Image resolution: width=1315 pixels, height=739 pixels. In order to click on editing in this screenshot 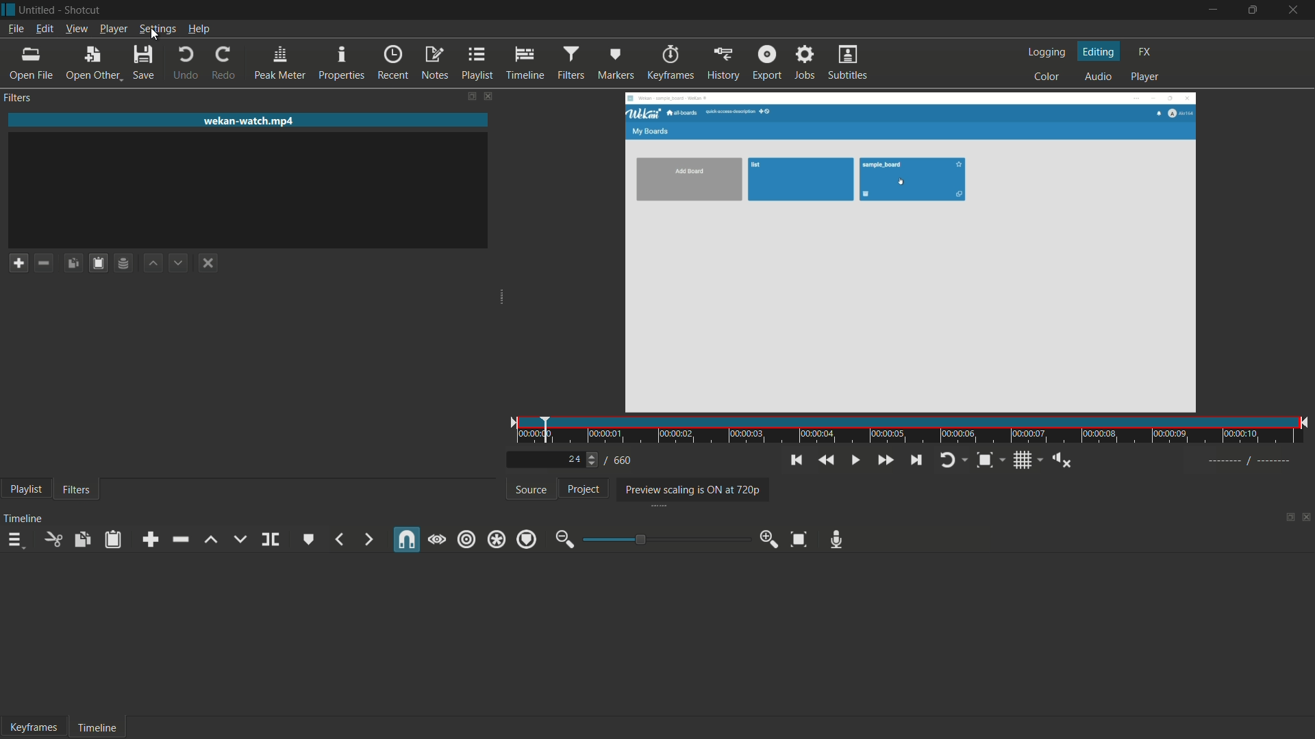, I will do `click(1099, 51)`.